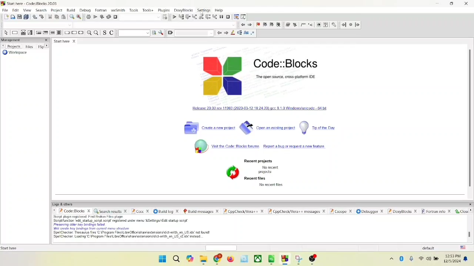  Describe the element at coordinates (61, 41) in the screenshot. I see `start here` at that location.